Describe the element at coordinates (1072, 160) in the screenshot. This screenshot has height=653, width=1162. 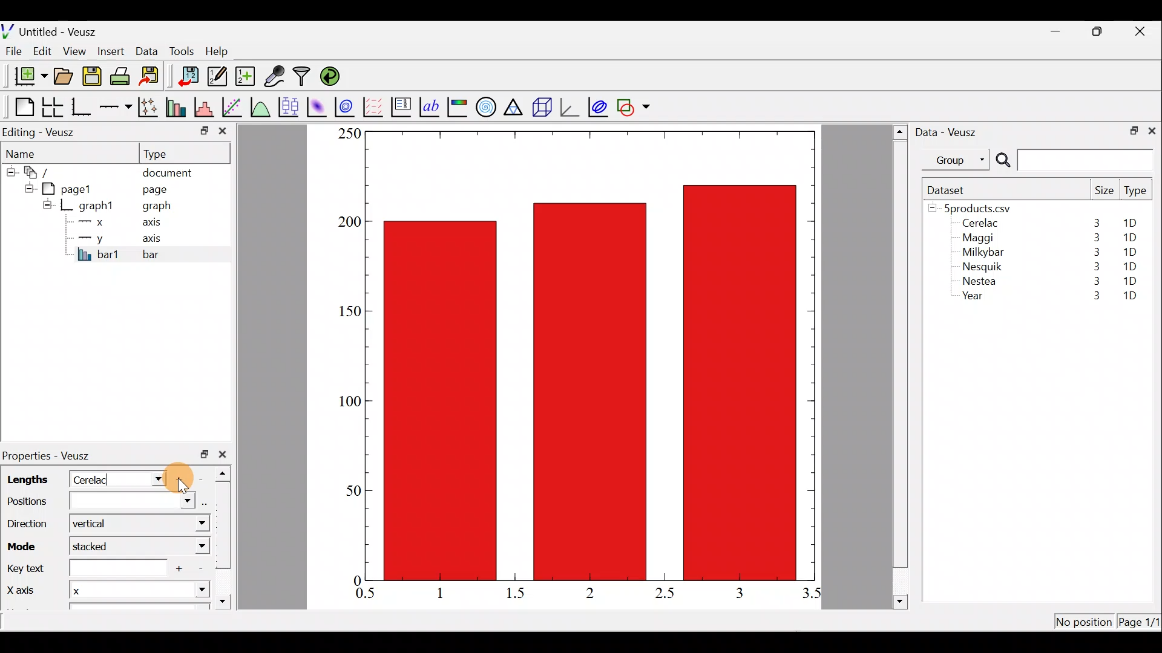
I see `Search bar` at that location.